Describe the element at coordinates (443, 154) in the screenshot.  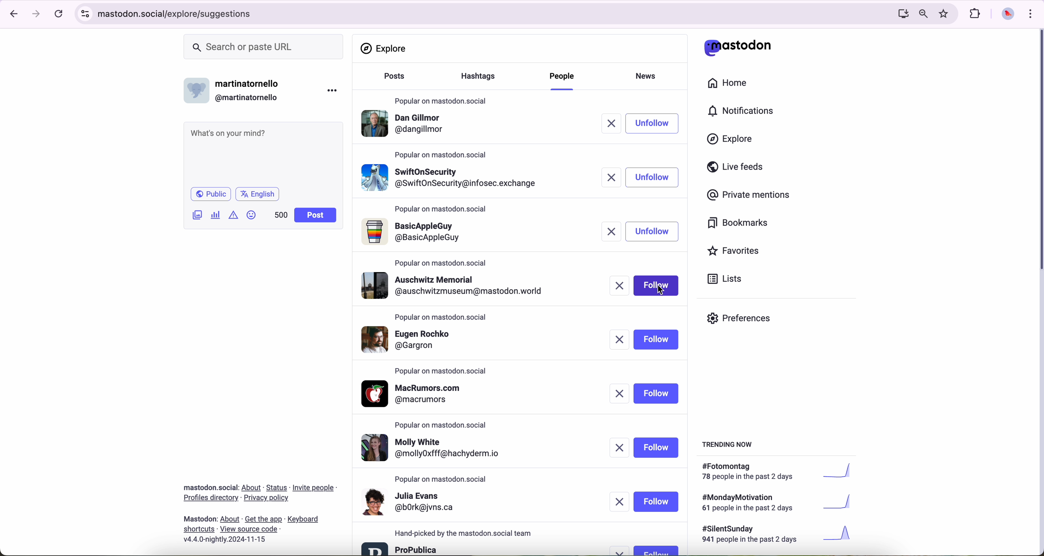
I see `popular on mastodon.social` at that location.